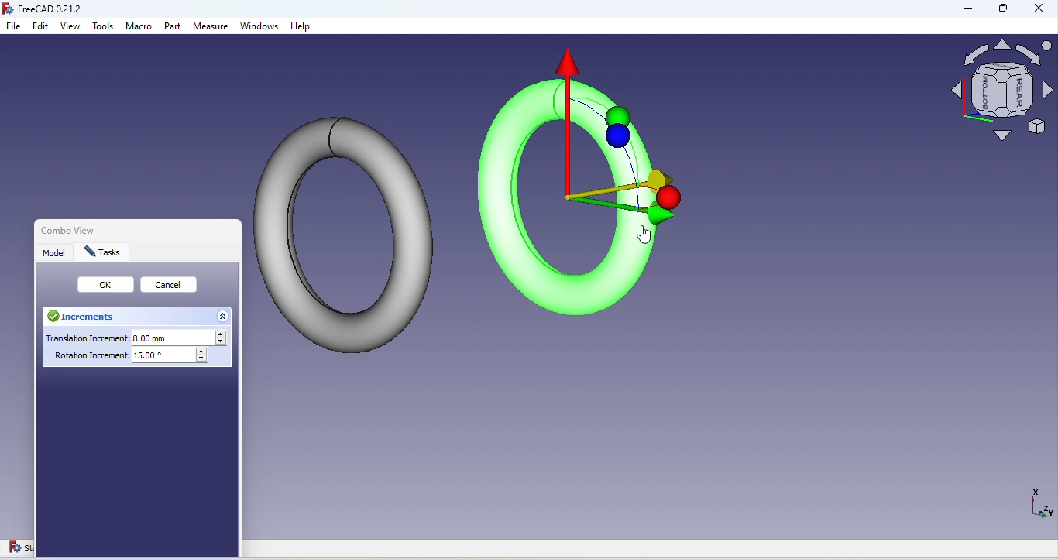 The width and height of the screenshot is (1058, 559). What do you see at coordinates (224, 315) in the screenshot?
I see `Hide increments` at bounding box center [224, 315].